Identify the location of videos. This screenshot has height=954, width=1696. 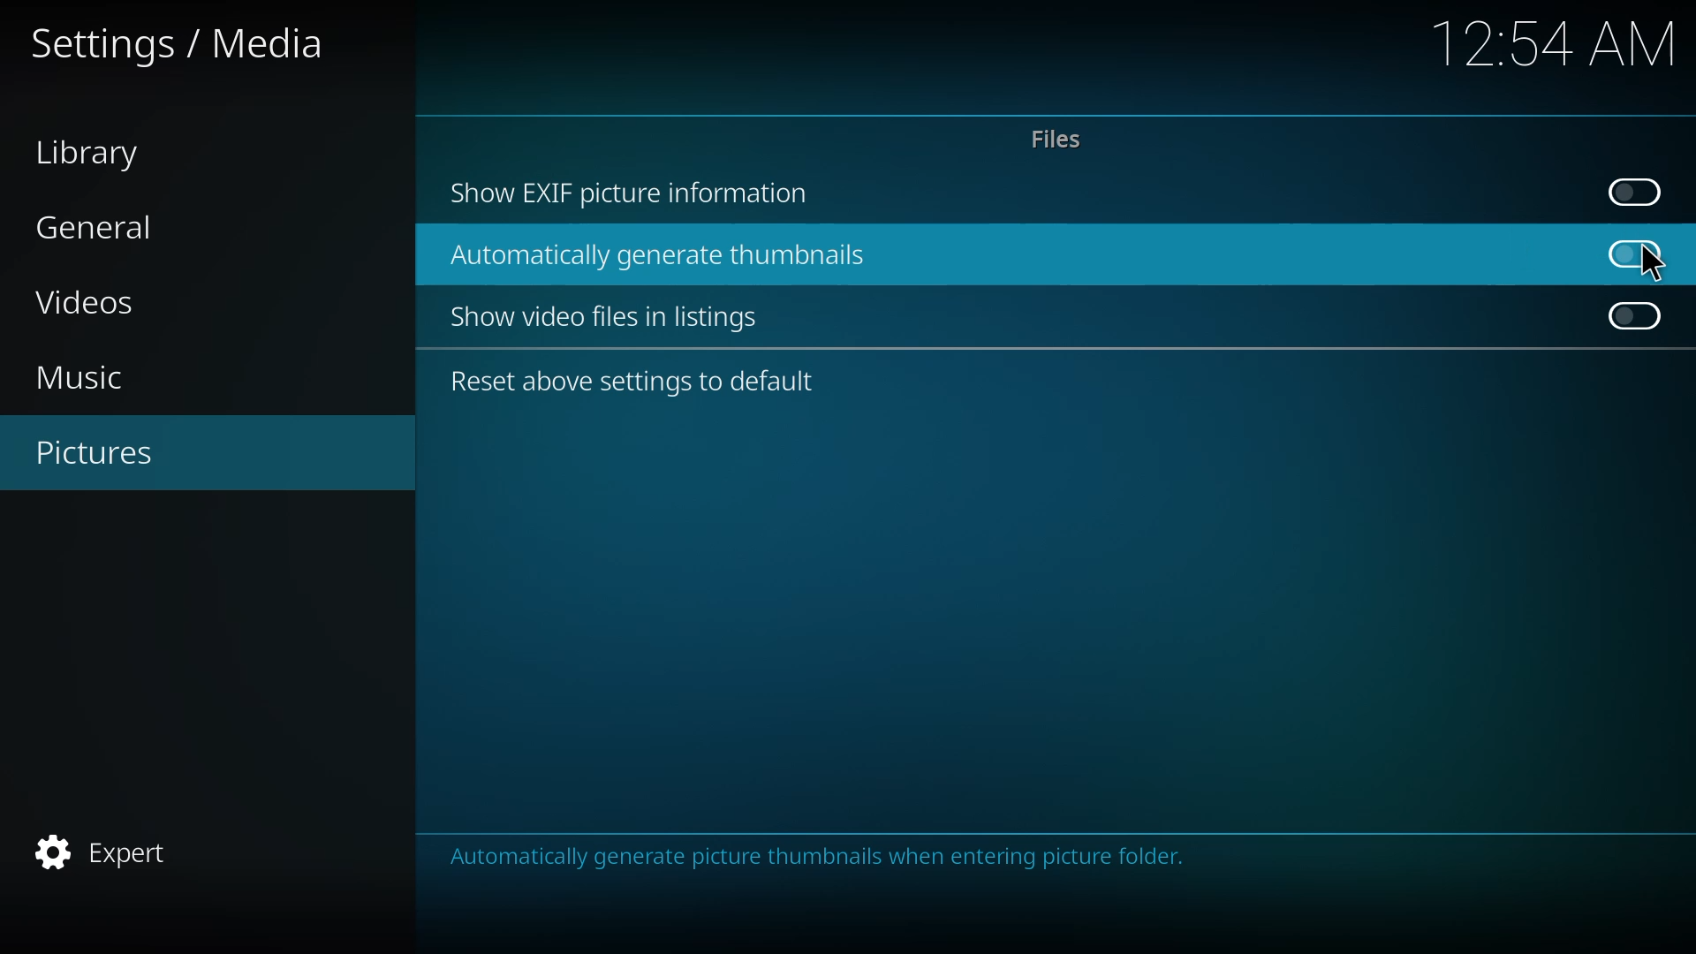
(117, 304).